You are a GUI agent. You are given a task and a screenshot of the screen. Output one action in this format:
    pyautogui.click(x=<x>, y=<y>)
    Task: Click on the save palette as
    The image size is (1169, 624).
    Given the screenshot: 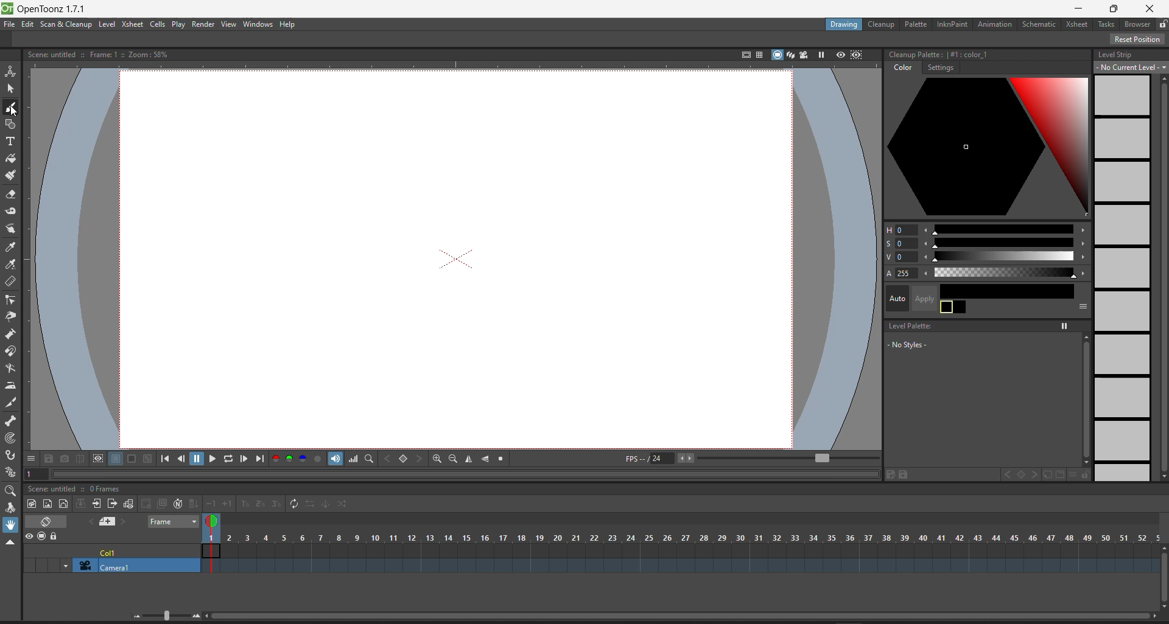 What is the action you would take?
    pyautogui.click(x=888, y=474)
    